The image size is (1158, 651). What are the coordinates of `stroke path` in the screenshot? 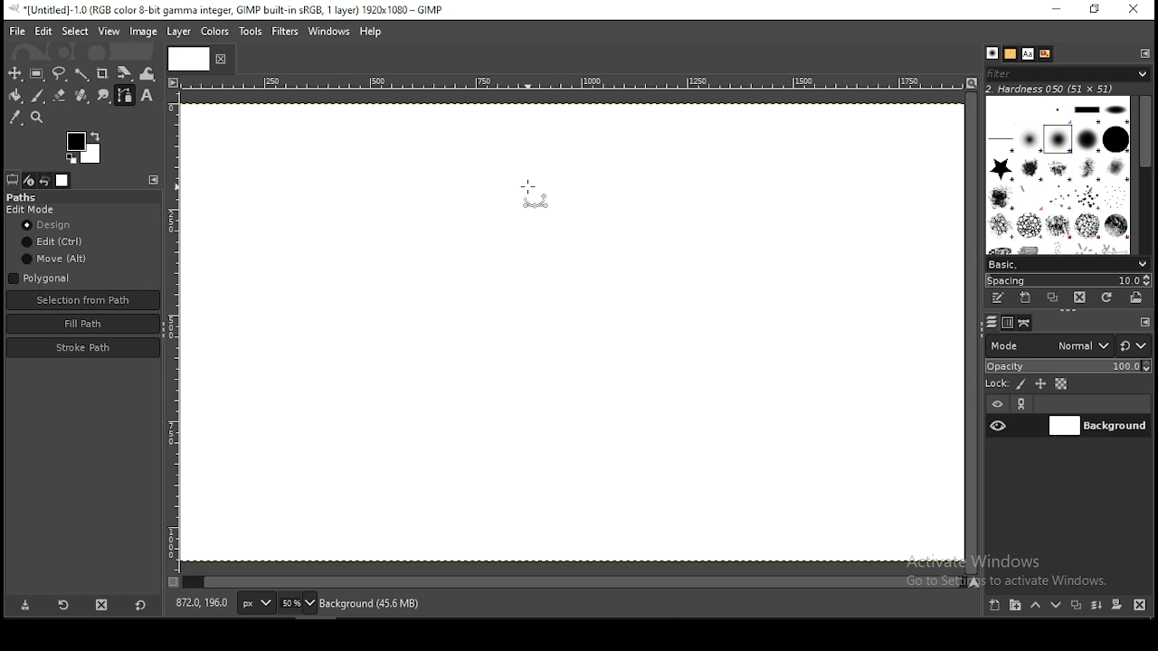 It's located at (83, 347).